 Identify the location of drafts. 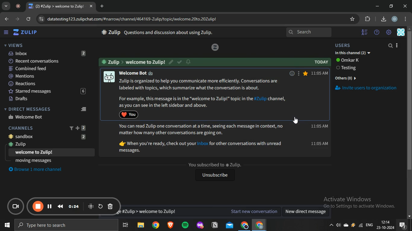
(46, 99).